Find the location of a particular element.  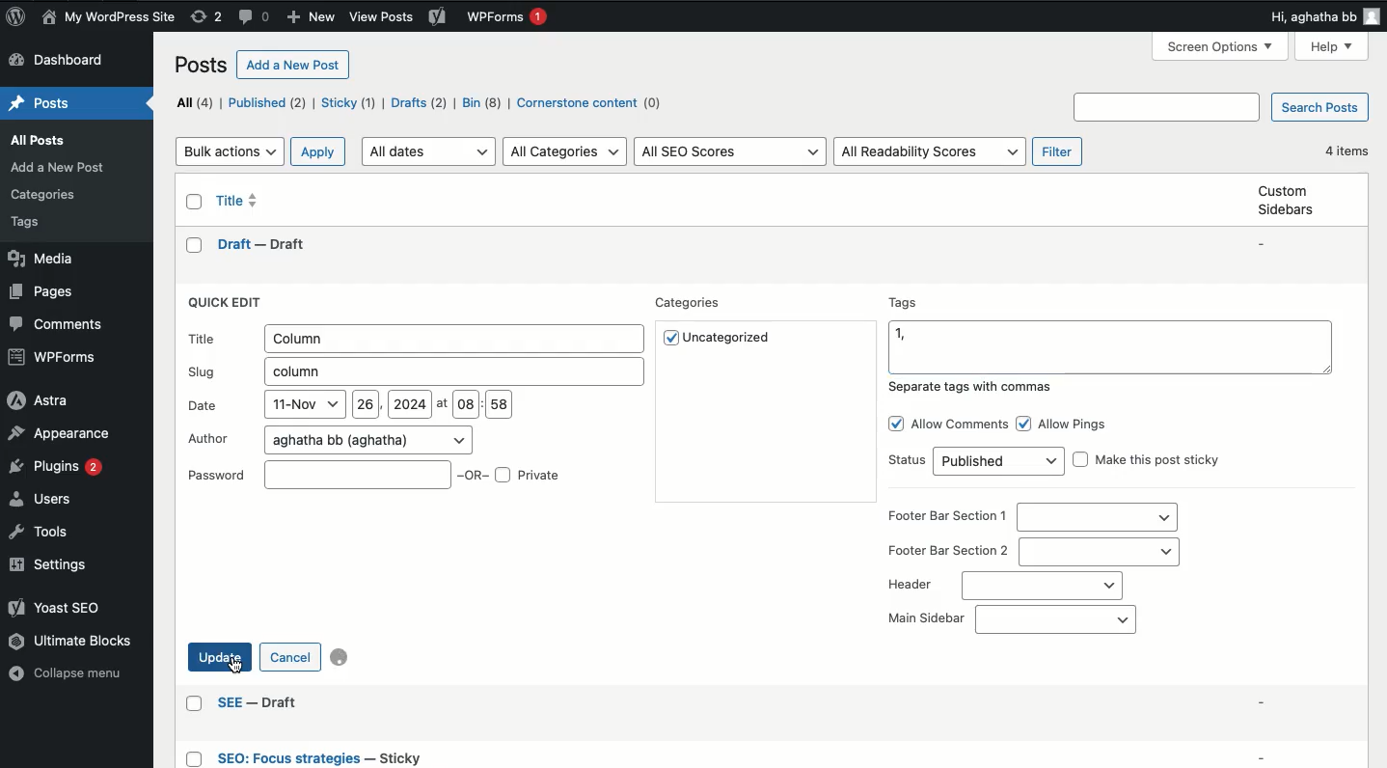

WPForms is located at coordinates (509, 18).